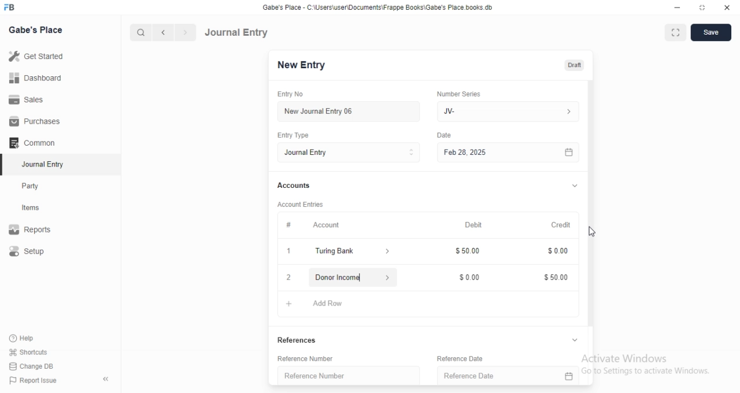 The height and width of the screenshot is (393, 740). Describe the element at coordinates (237, 32) in the screenshot. I see `Journal Entry` at that location.